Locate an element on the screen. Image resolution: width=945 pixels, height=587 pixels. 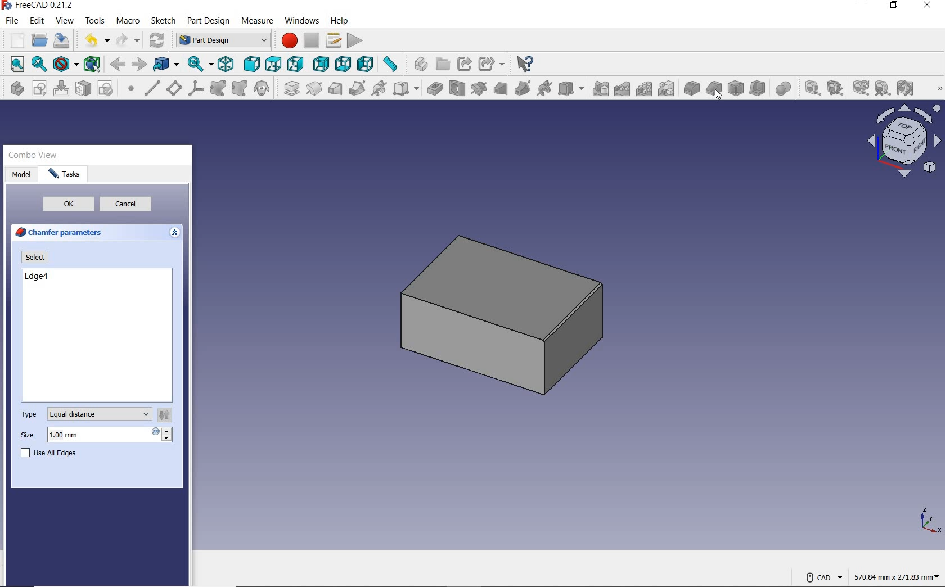
tools is located at coordinates (94, 22).